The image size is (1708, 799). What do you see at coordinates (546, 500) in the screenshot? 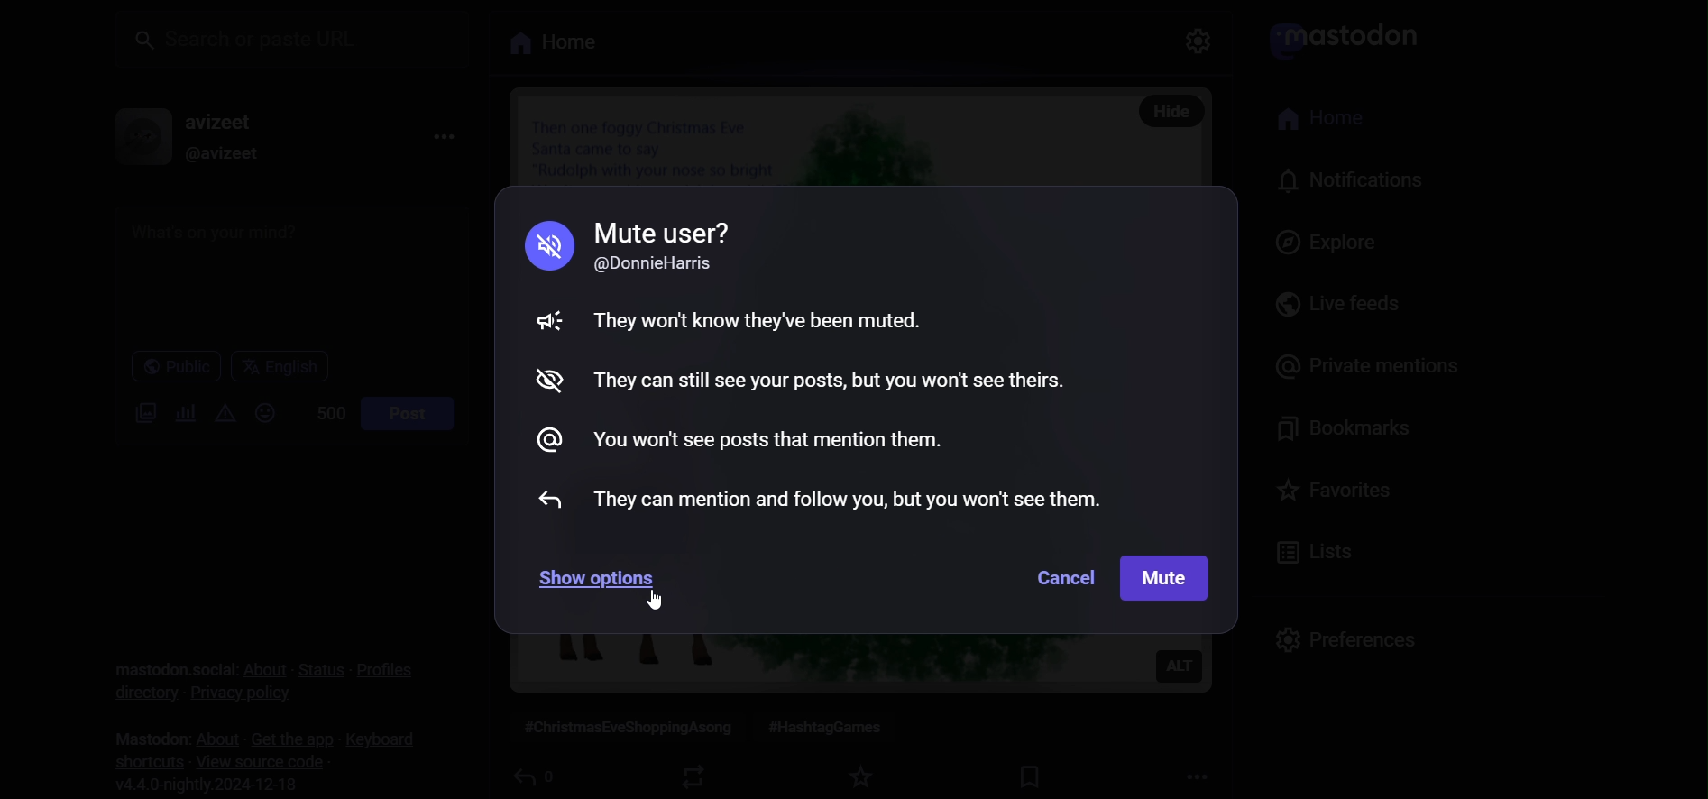
I see `reply` at bounding box center [546, 500].